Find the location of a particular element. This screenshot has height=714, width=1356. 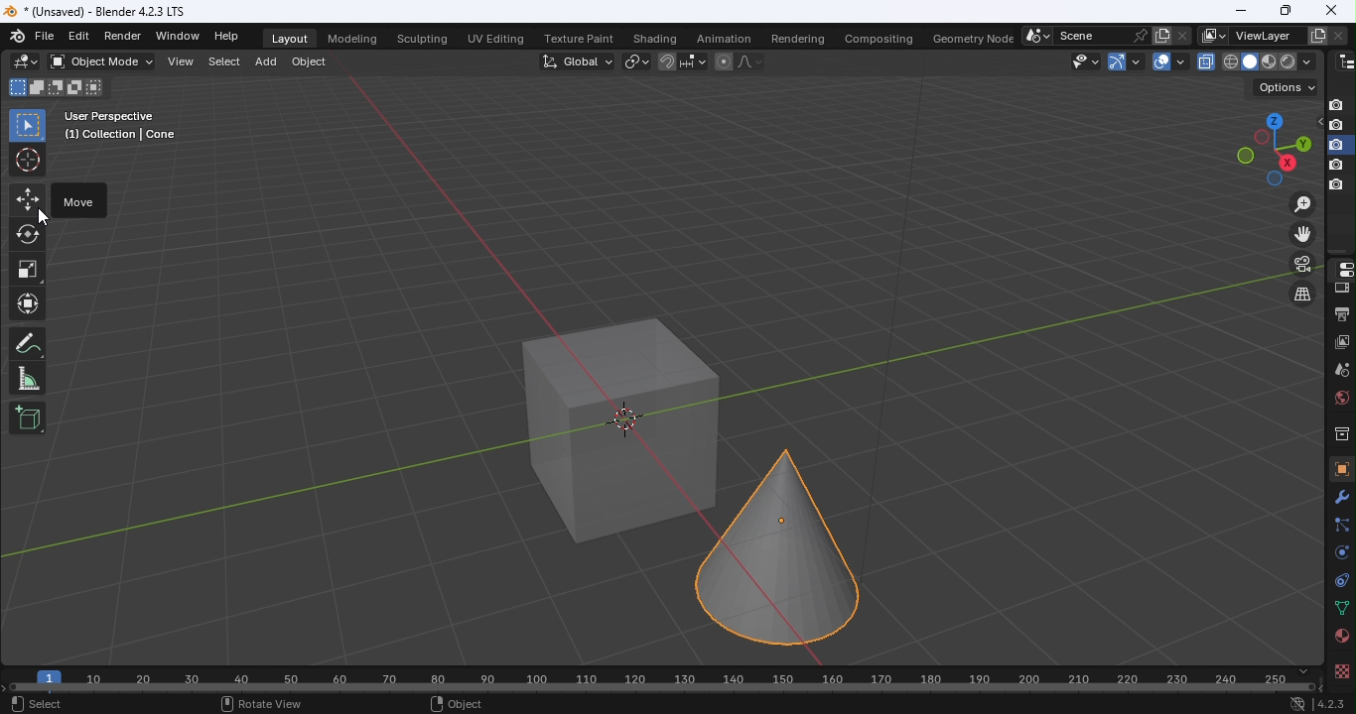

Measurement is located at coordinates (28, 380).